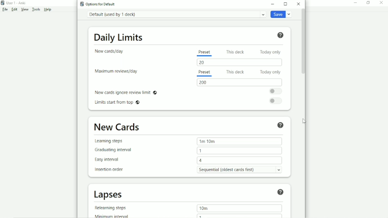 Image resolution: width=388 pixels, height=218 pixels. I want to click on Help, so click(281, 125).